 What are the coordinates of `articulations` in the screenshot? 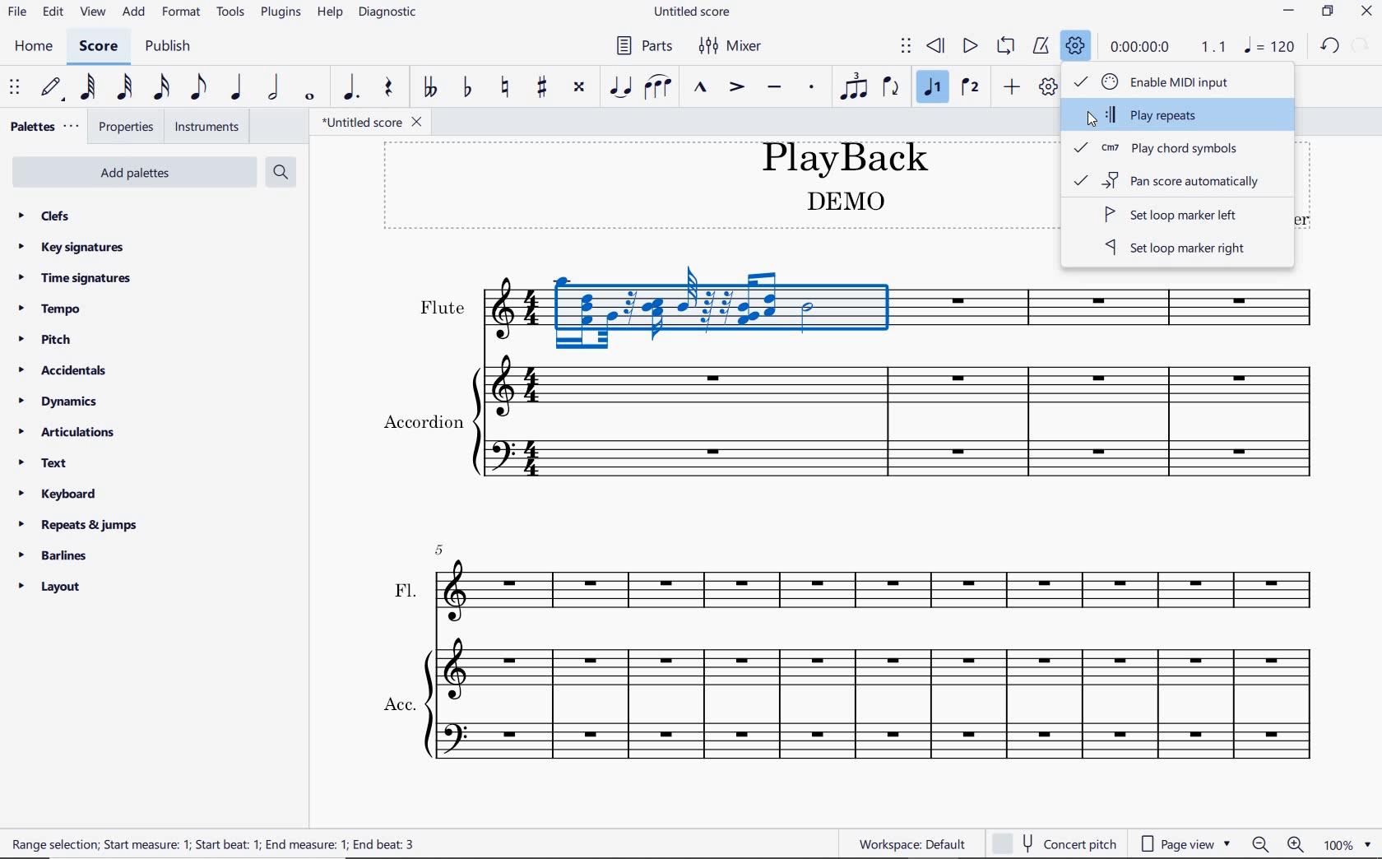 It's located at (63, 433).